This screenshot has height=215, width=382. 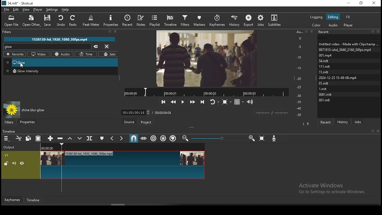 I want to click on edit, so click(x=16, y=10).